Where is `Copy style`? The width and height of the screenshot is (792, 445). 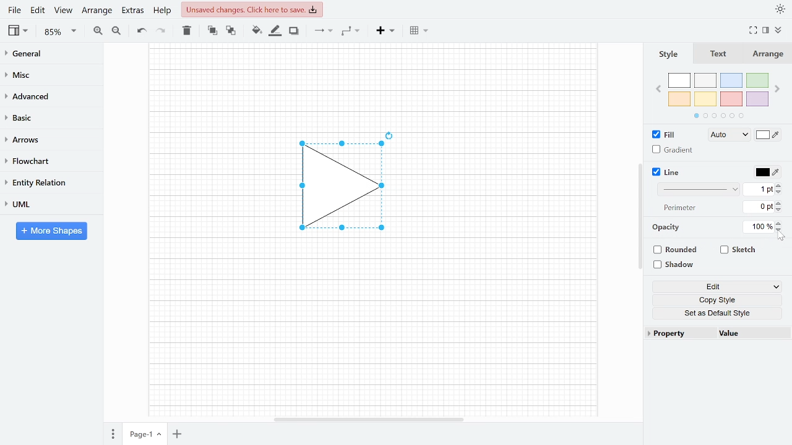 Copy style is located at coordinates (720, 300).